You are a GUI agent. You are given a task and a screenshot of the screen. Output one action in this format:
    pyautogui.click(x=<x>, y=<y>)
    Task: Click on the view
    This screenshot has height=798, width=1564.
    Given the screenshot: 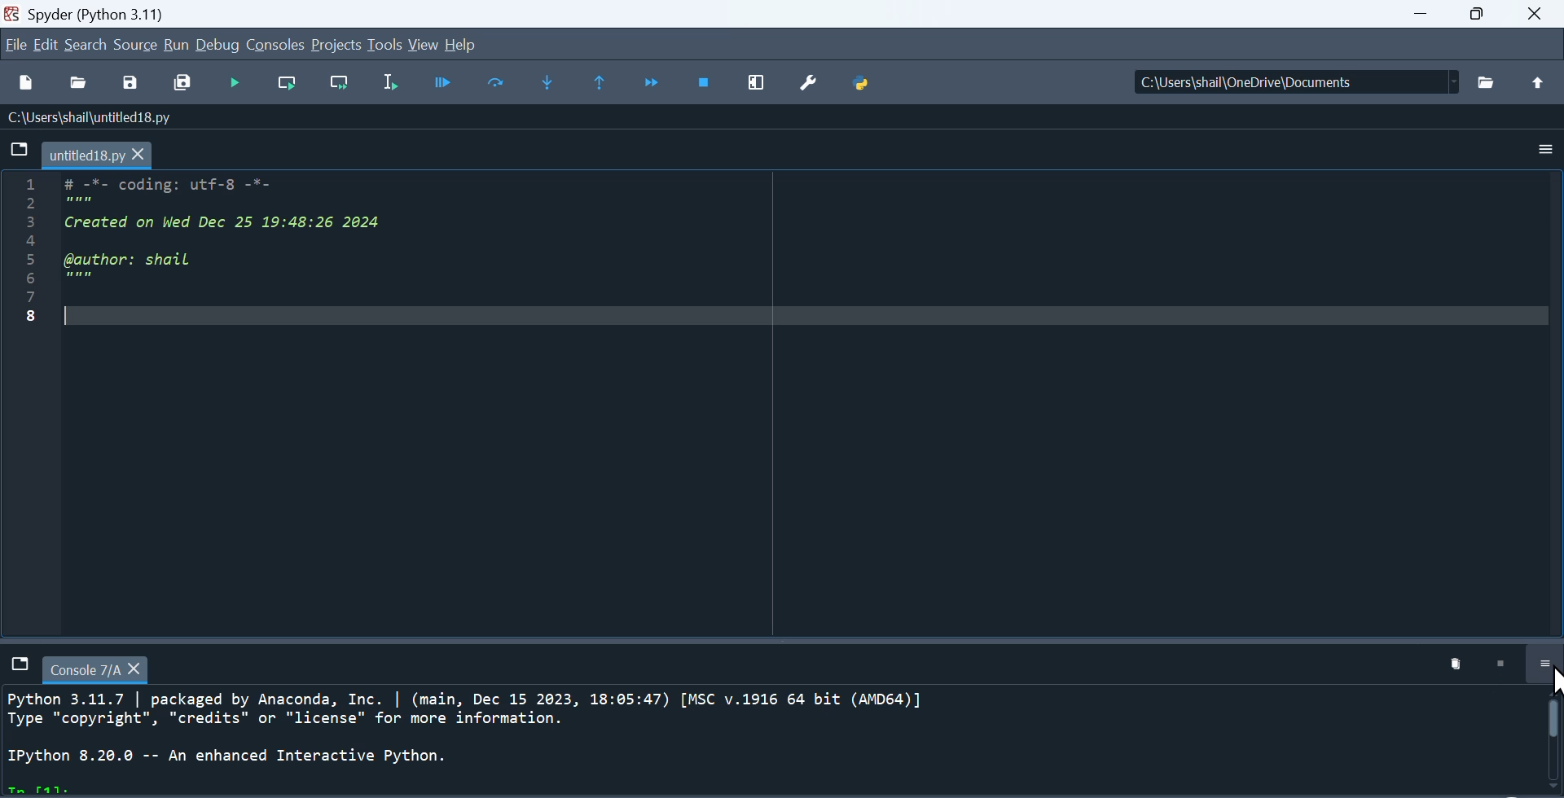 What is the action you would take?
    pyautogui.click(x=420, y=44)
    